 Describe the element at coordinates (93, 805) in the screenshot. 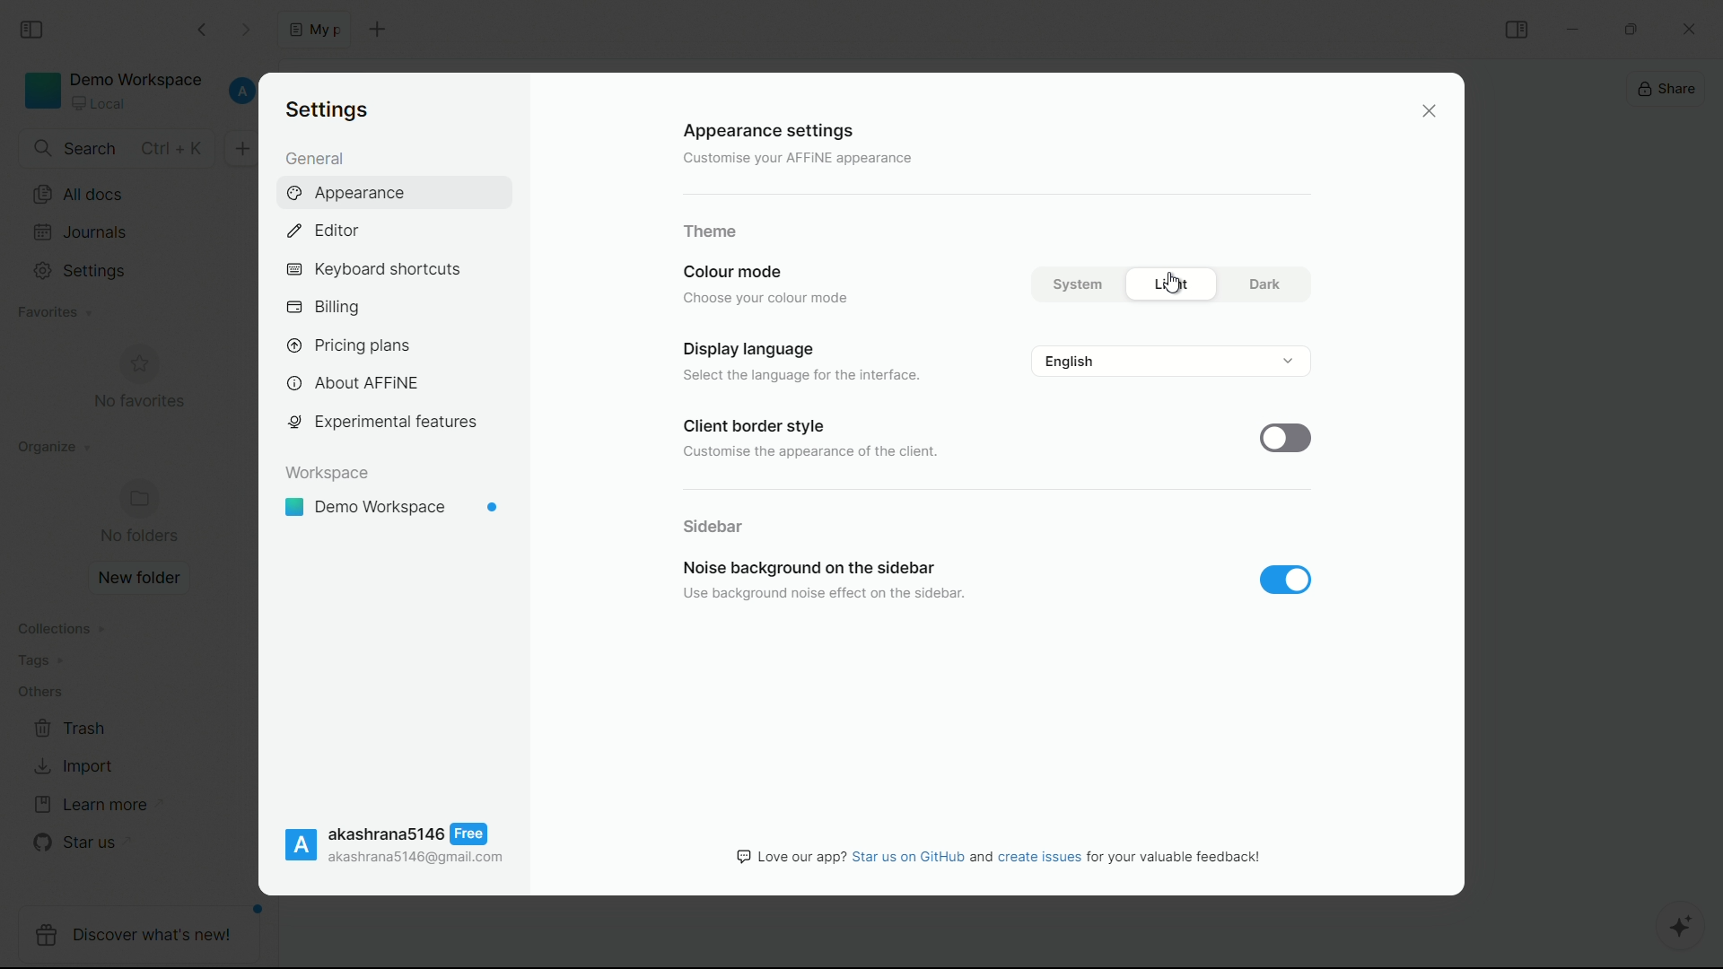

I see `learn more` at that location.